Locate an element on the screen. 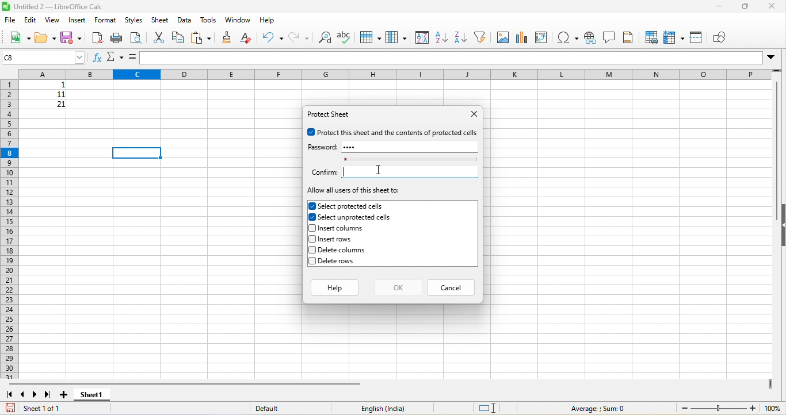  = is located at coordinates (132, 57).